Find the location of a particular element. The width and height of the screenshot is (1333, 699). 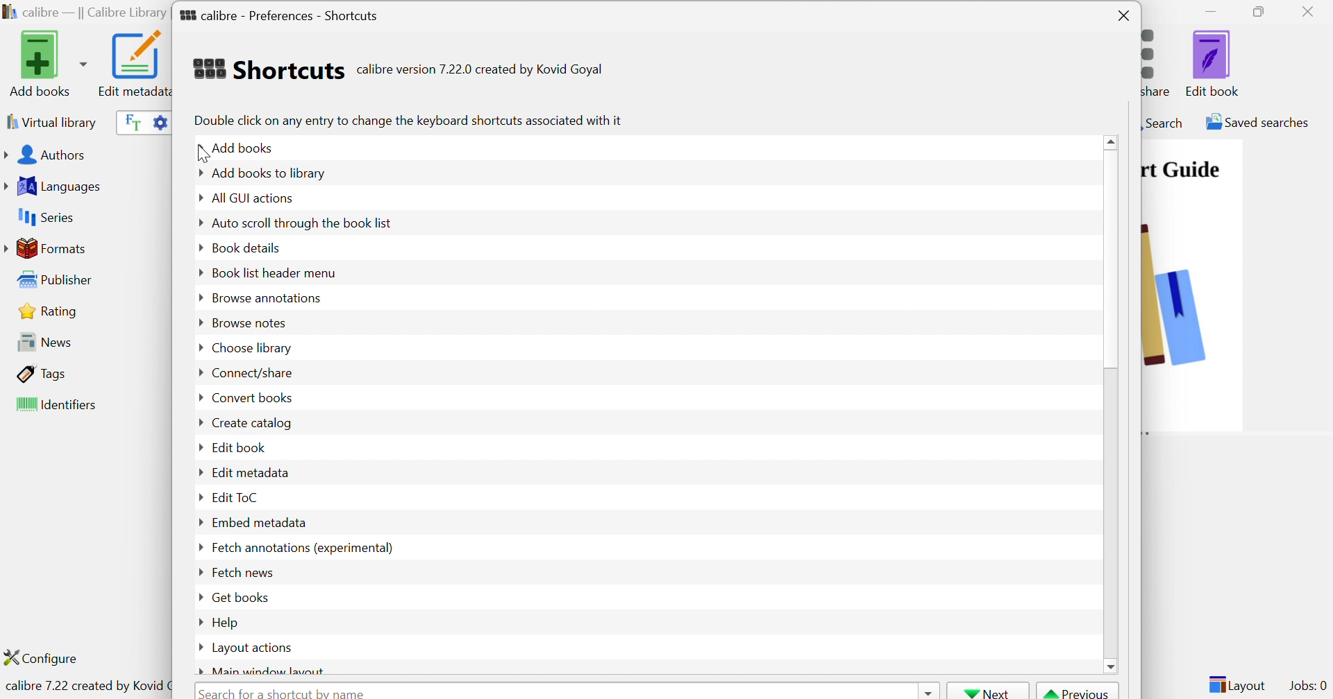

Add books to library is located at coordinates (269, 173).